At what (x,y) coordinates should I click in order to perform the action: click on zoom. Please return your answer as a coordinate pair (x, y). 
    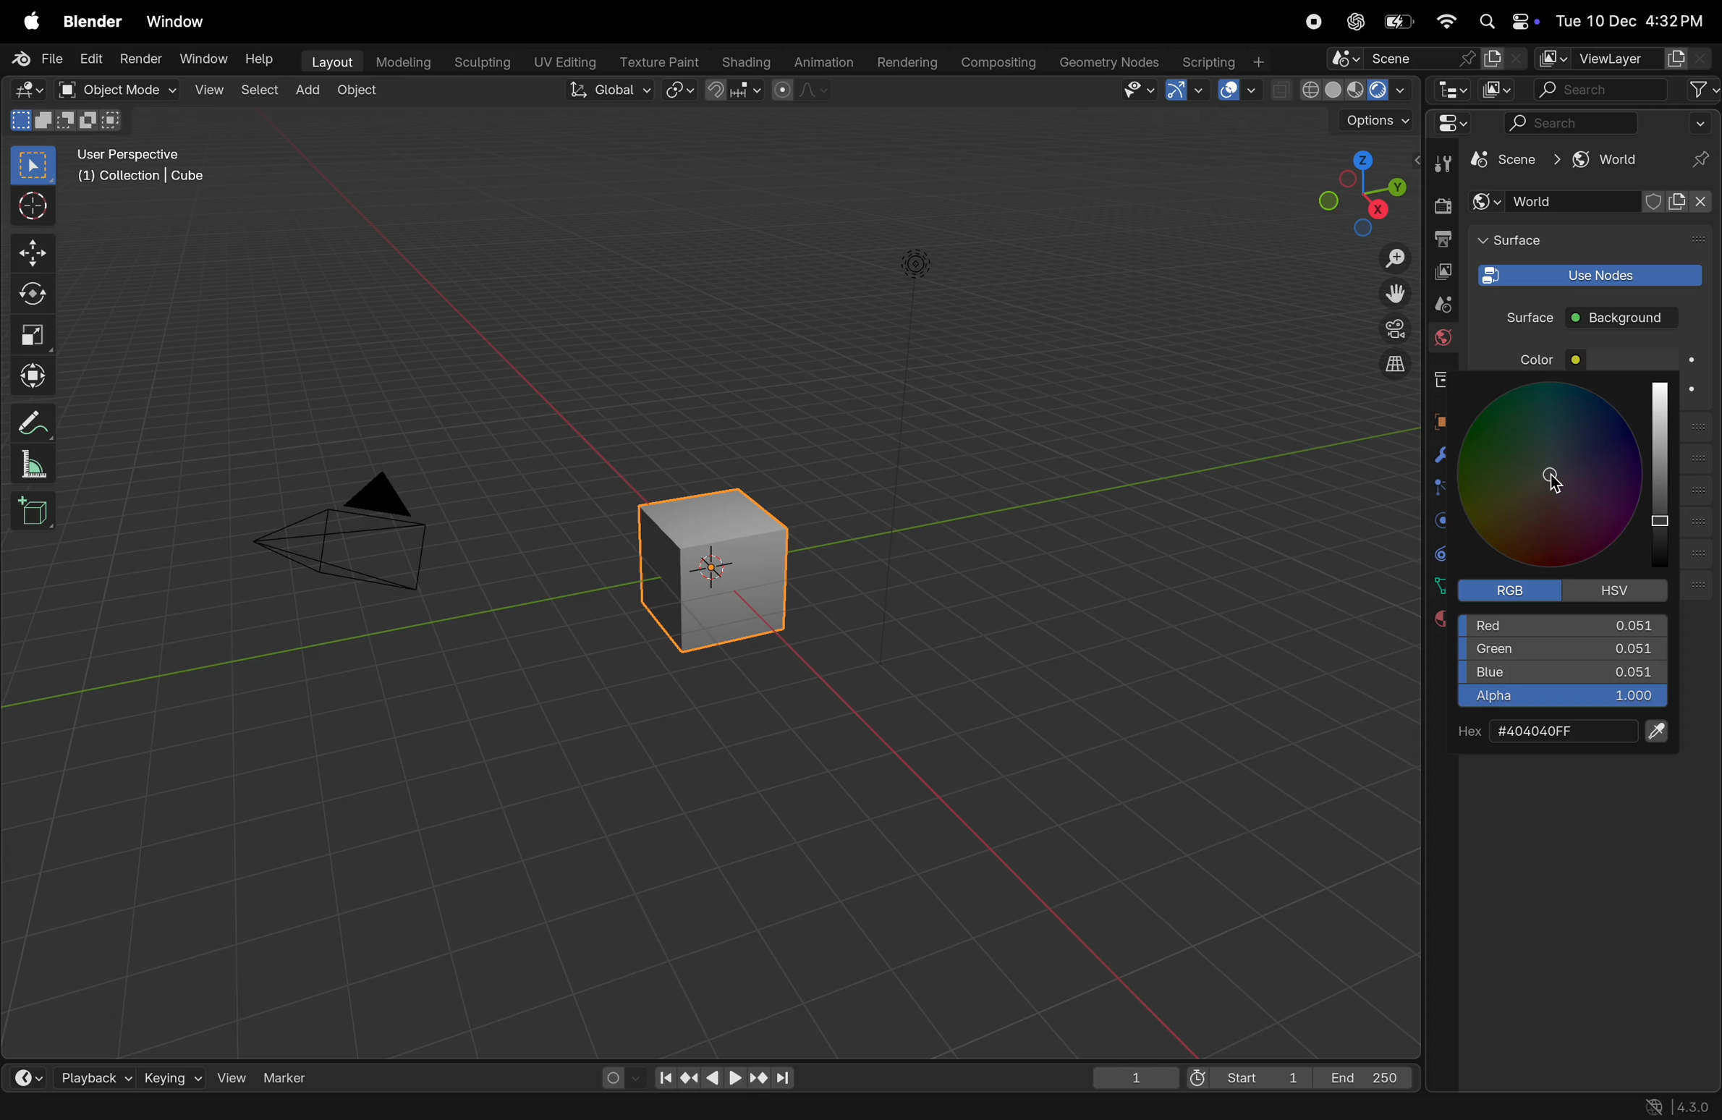
    Looking at the image, I should click on (1386, 258).